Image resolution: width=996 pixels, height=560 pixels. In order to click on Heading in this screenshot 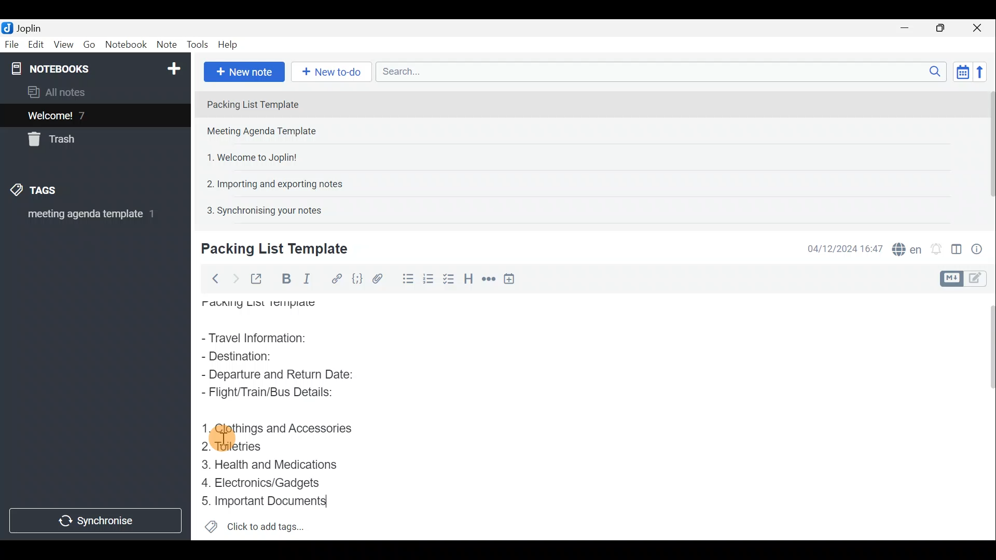, I will do `click(469, 277)`.